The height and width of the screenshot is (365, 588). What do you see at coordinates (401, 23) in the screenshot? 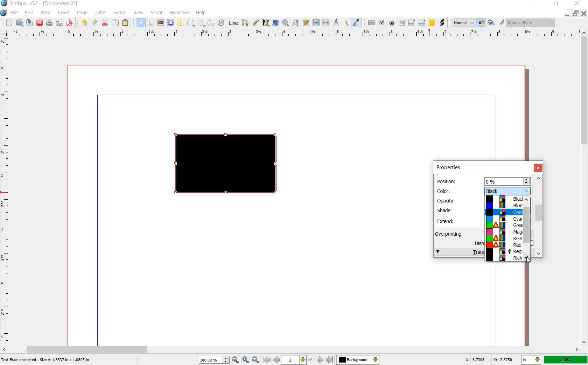
I see `pdf text field` at bounding box center [401, 23].